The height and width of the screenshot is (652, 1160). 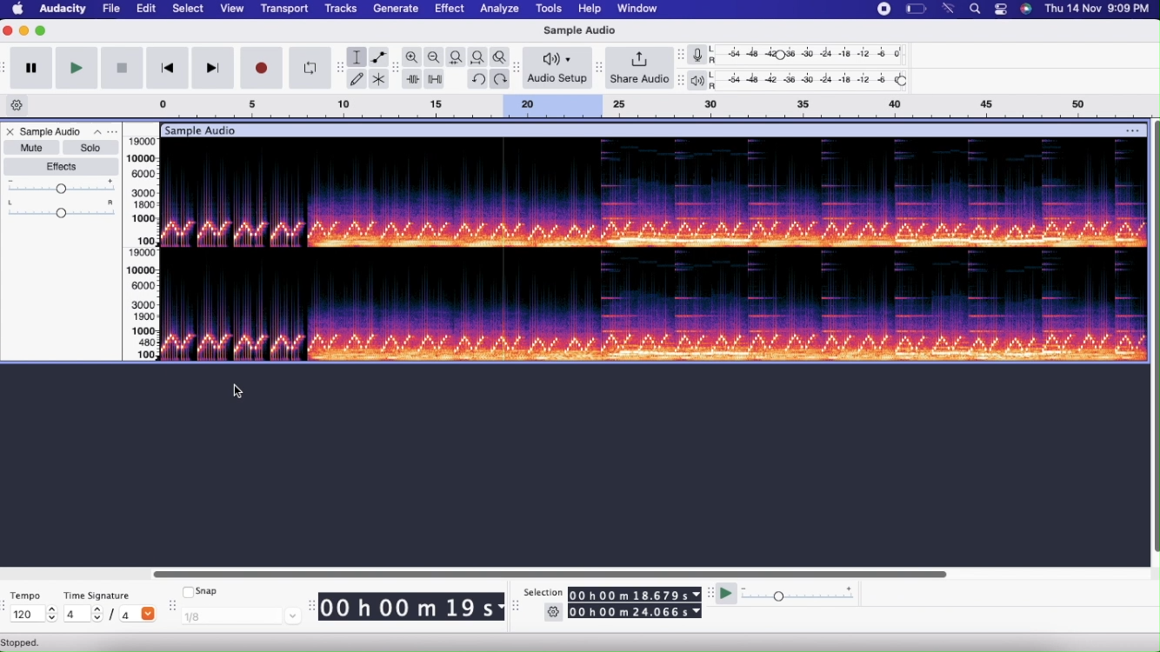 What do you see at coordinates (238, 392) in the screenshot?
I see `cursor` at bounding box center [238, 392].